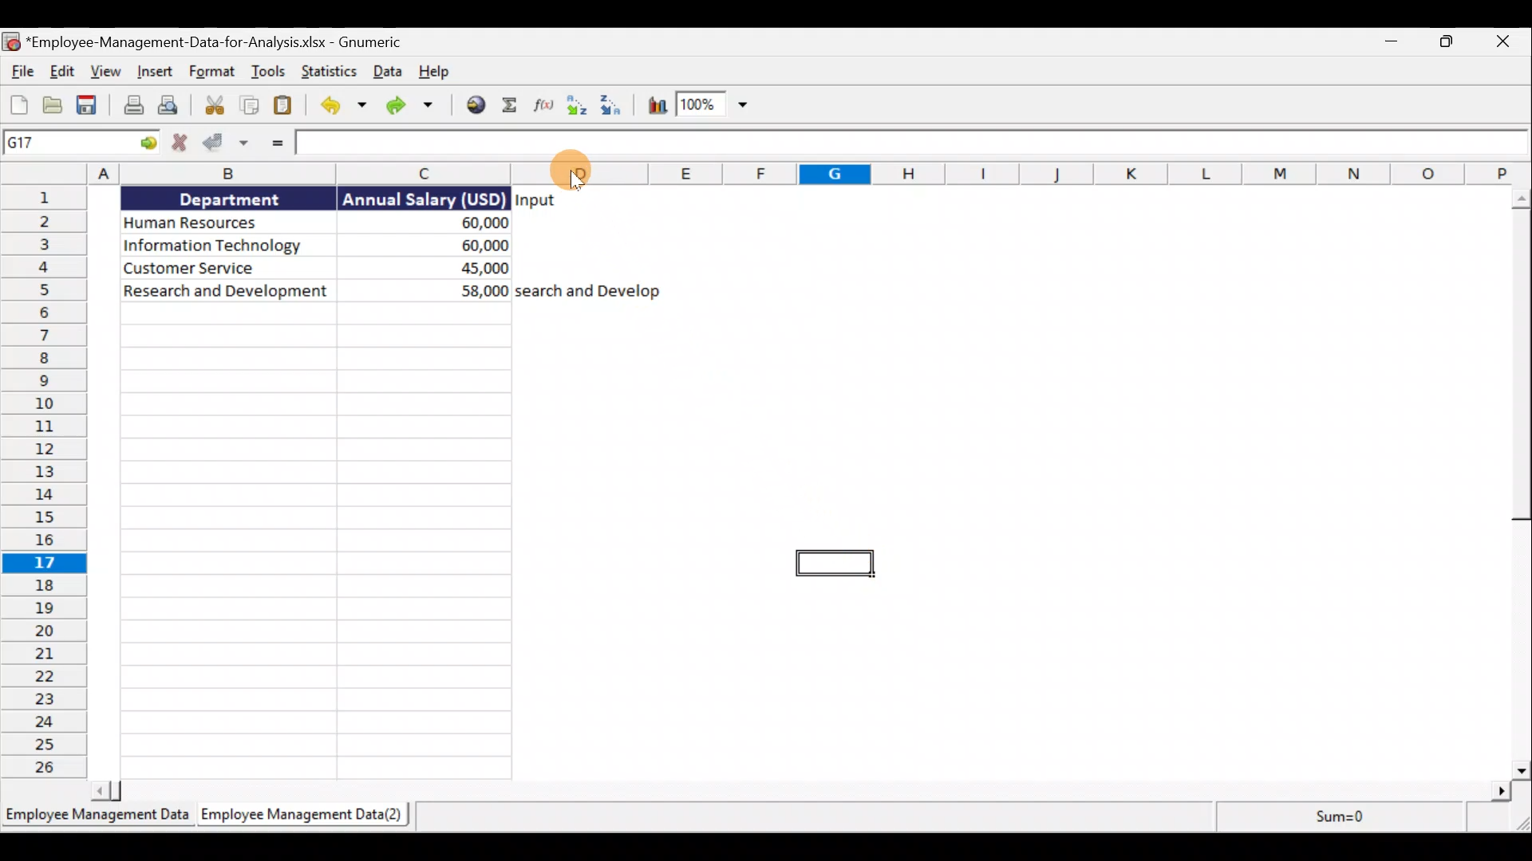 This screenshot has height=861, width=1532. Describe the element at coordinates (304, 814) in the screenshot. I see `Sheet 2` at that location.